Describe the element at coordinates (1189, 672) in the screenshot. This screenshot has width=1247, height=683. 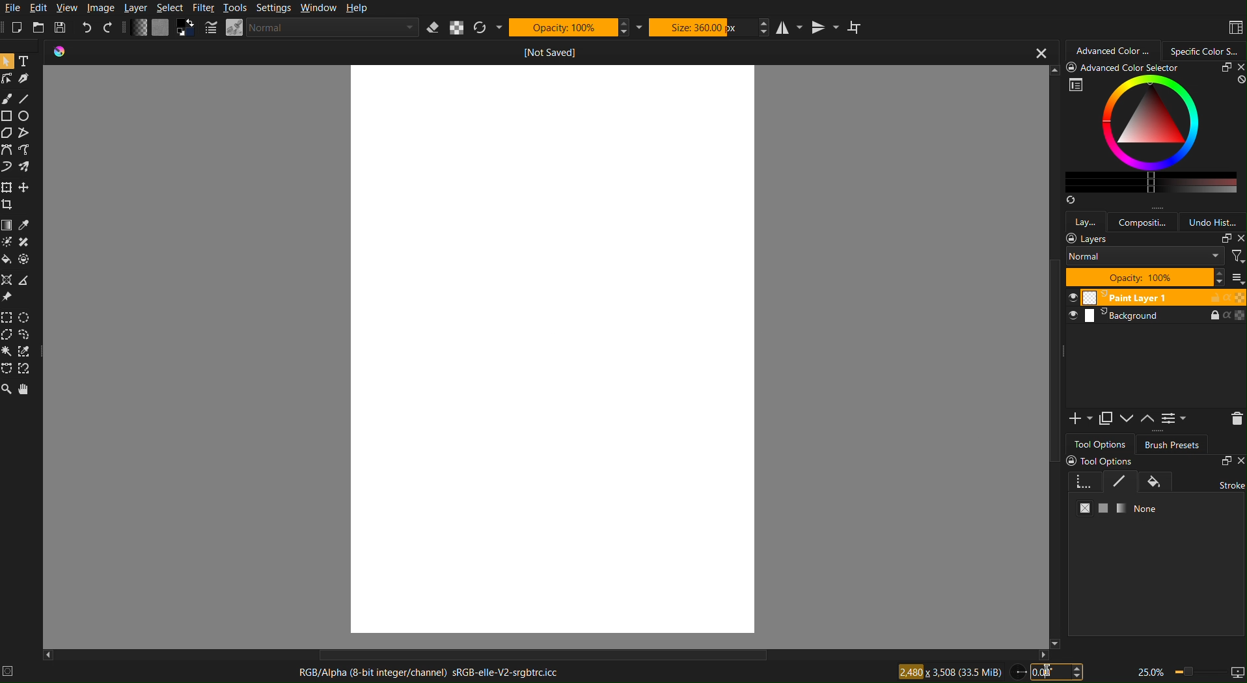
I see `Zoom` at that location.